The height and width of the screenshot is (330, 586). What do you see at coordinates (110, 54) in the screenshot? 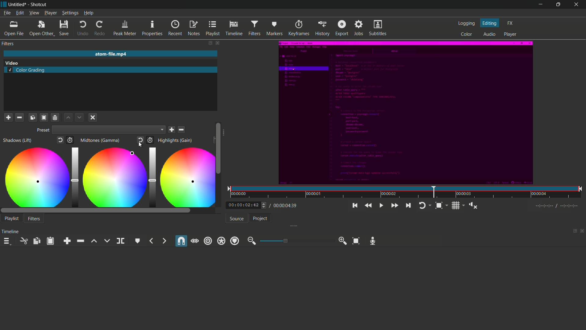
I see `imported file name` at bounding box center [110, 54].